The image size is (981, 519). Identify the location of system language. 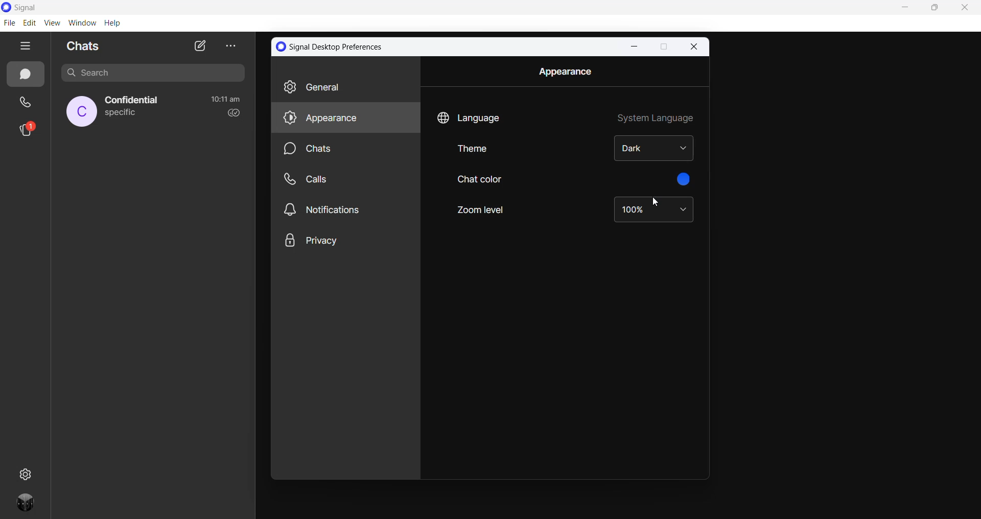
(655, 116).